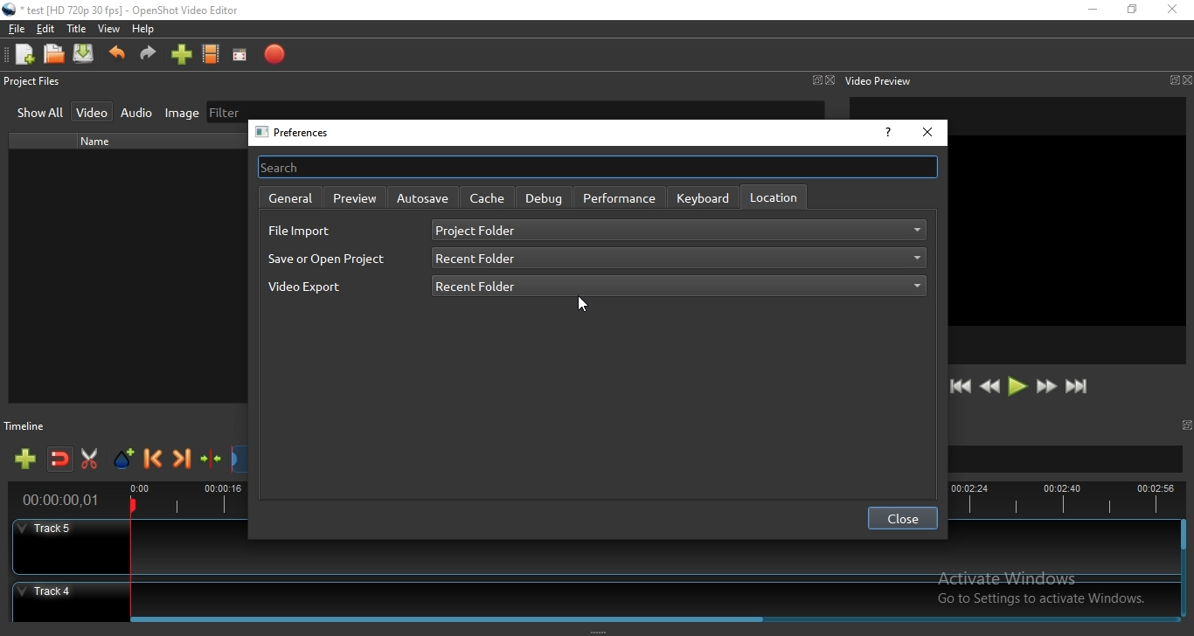 The image size is (1194, 636). I want to click on Enable razor, so click(93, 460).